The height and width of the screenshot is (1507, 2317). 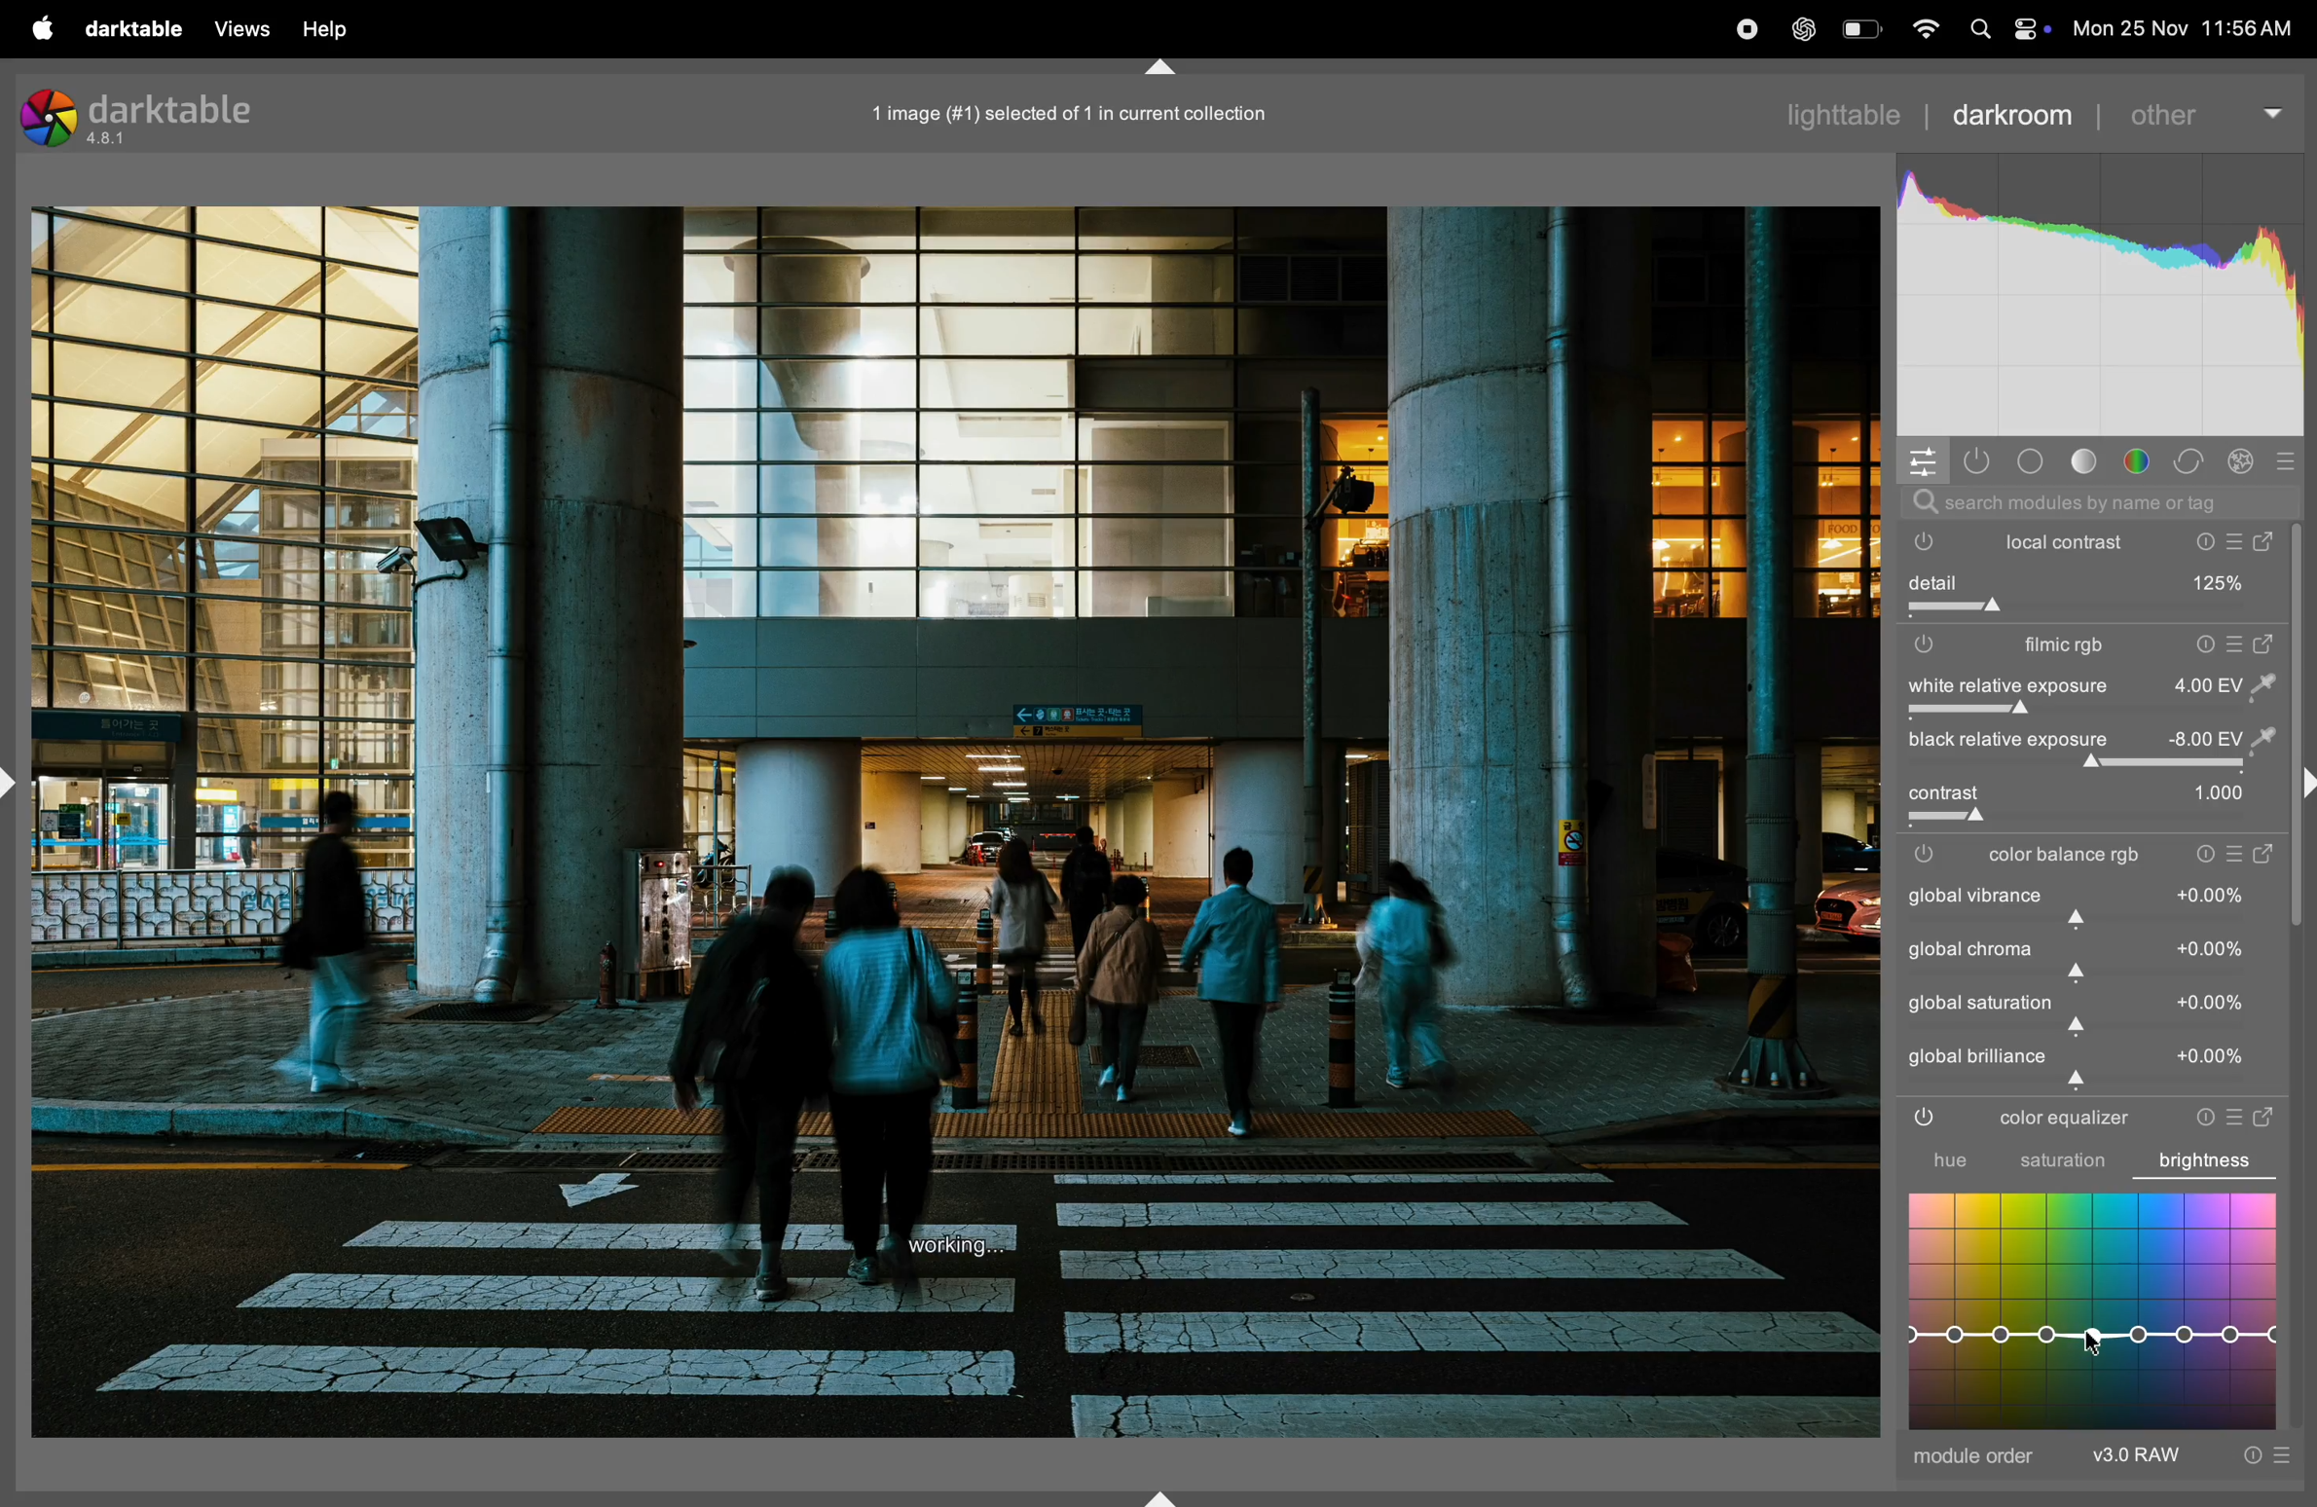 I want to click on filmic rgb, so click(x=2049, y=647).